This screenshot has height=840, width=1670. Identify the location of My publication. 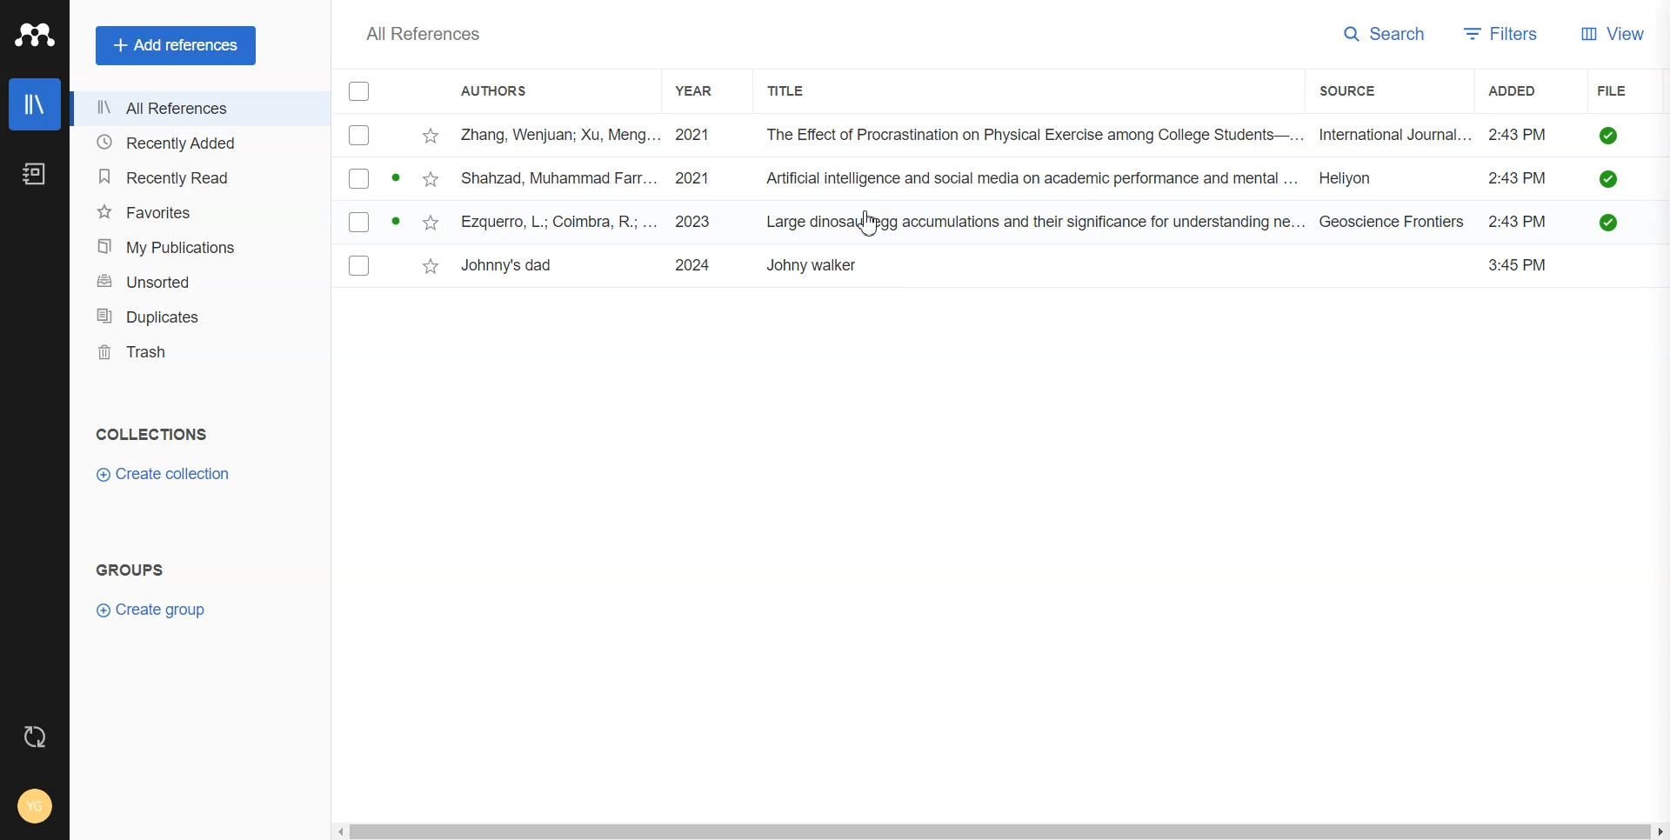
(192, 246).